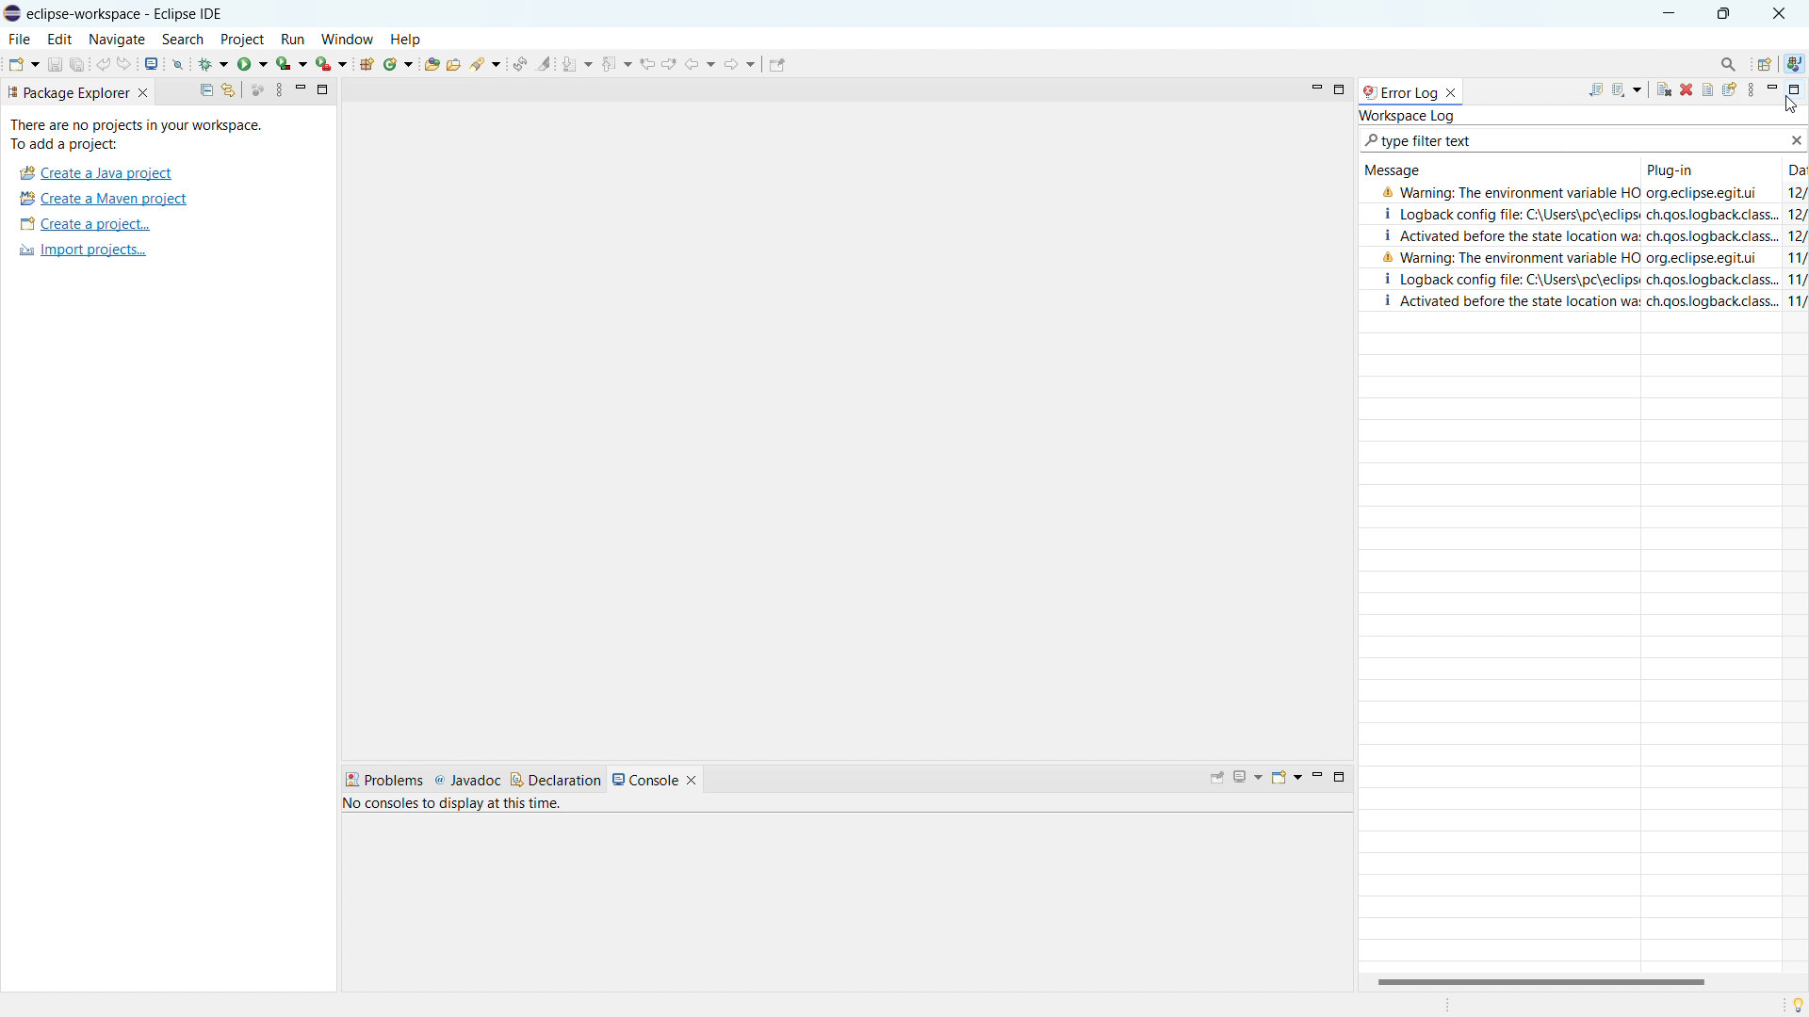 The width and height of the screenshot is (1809, 1017). Describe the element at coordinates (1597, 89) in the screenshot. I see `export log` at that location.